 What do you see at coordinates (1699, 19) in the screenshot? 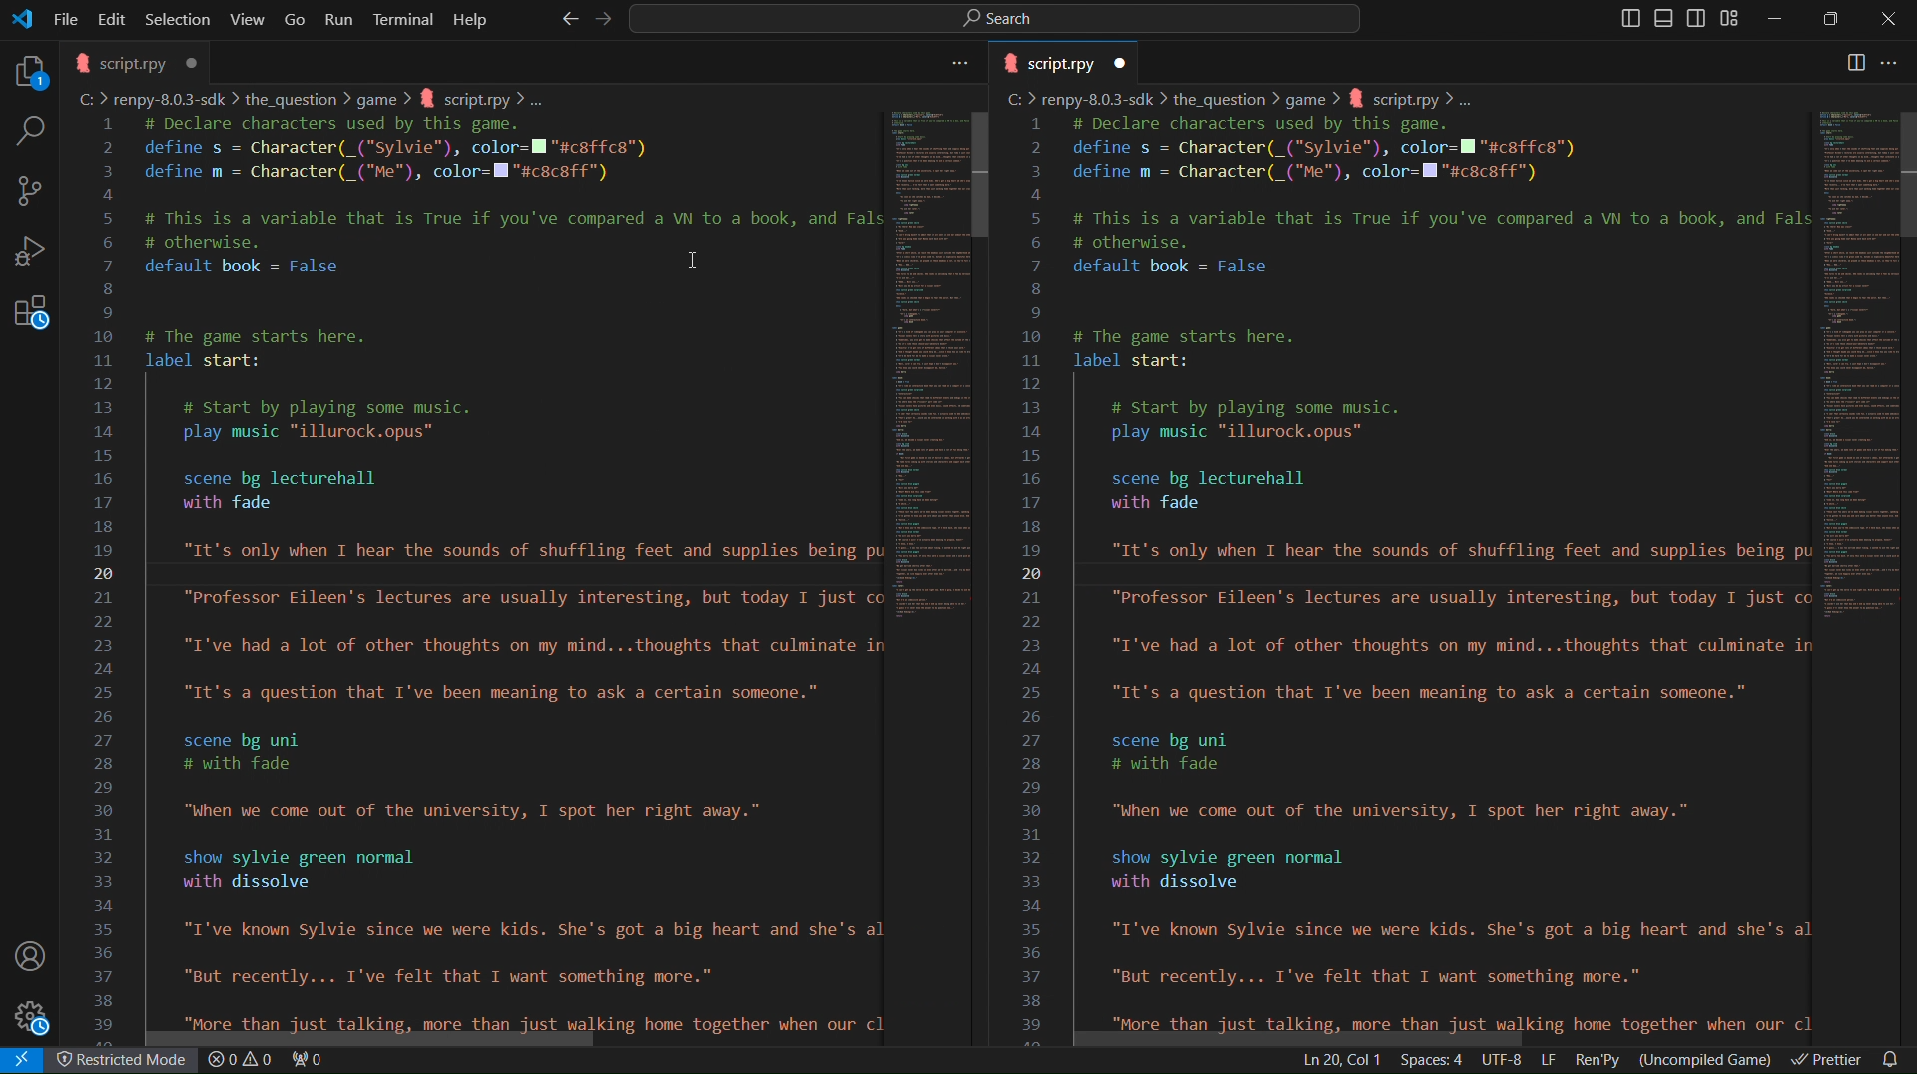
I see `Toggle Secondary Sidebar` at bounding box center [1699, 19].